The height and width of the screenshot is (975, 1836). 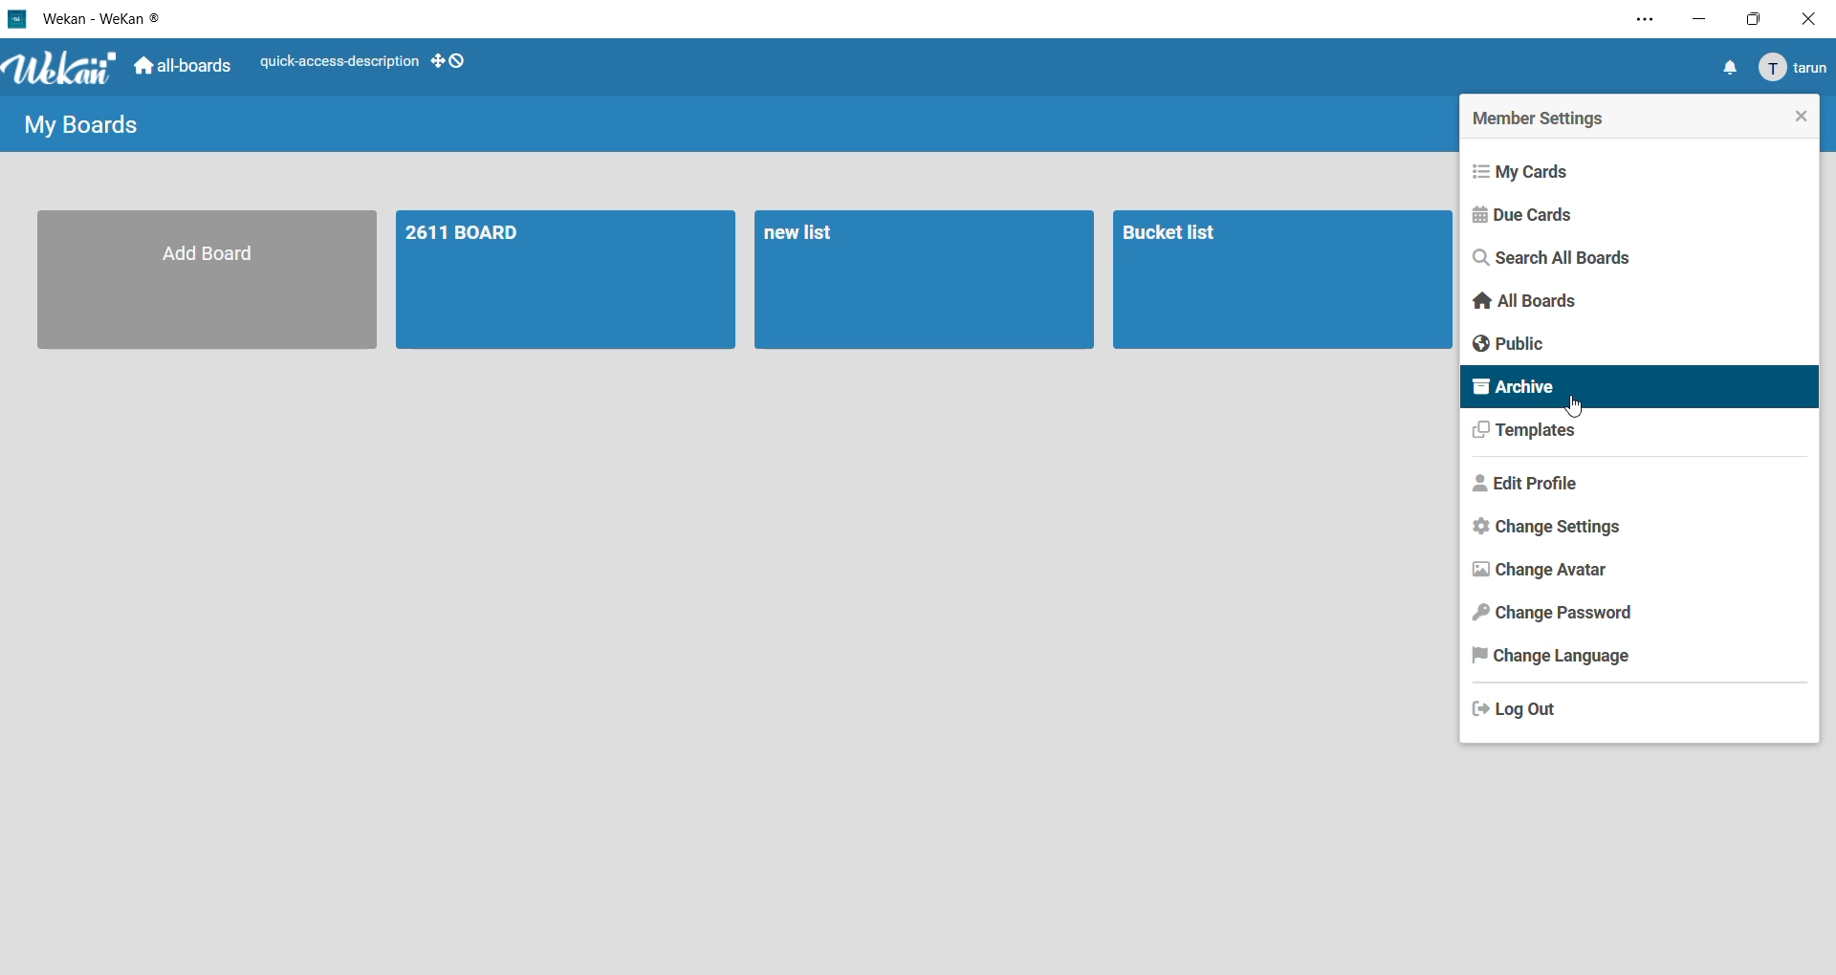 What do you see at coordinates (108, 16) in the screenshot?
I see `wekan-wekan` at bounding box center [108, 16].